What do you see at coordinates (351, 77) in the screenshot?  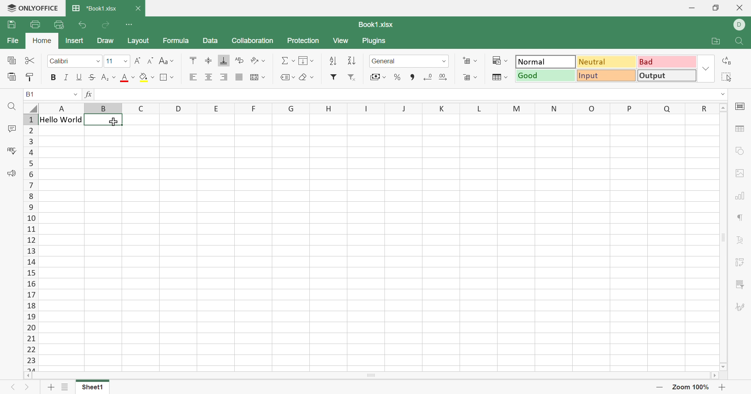 I see `Remove filter` at bounding box center [351, 77].